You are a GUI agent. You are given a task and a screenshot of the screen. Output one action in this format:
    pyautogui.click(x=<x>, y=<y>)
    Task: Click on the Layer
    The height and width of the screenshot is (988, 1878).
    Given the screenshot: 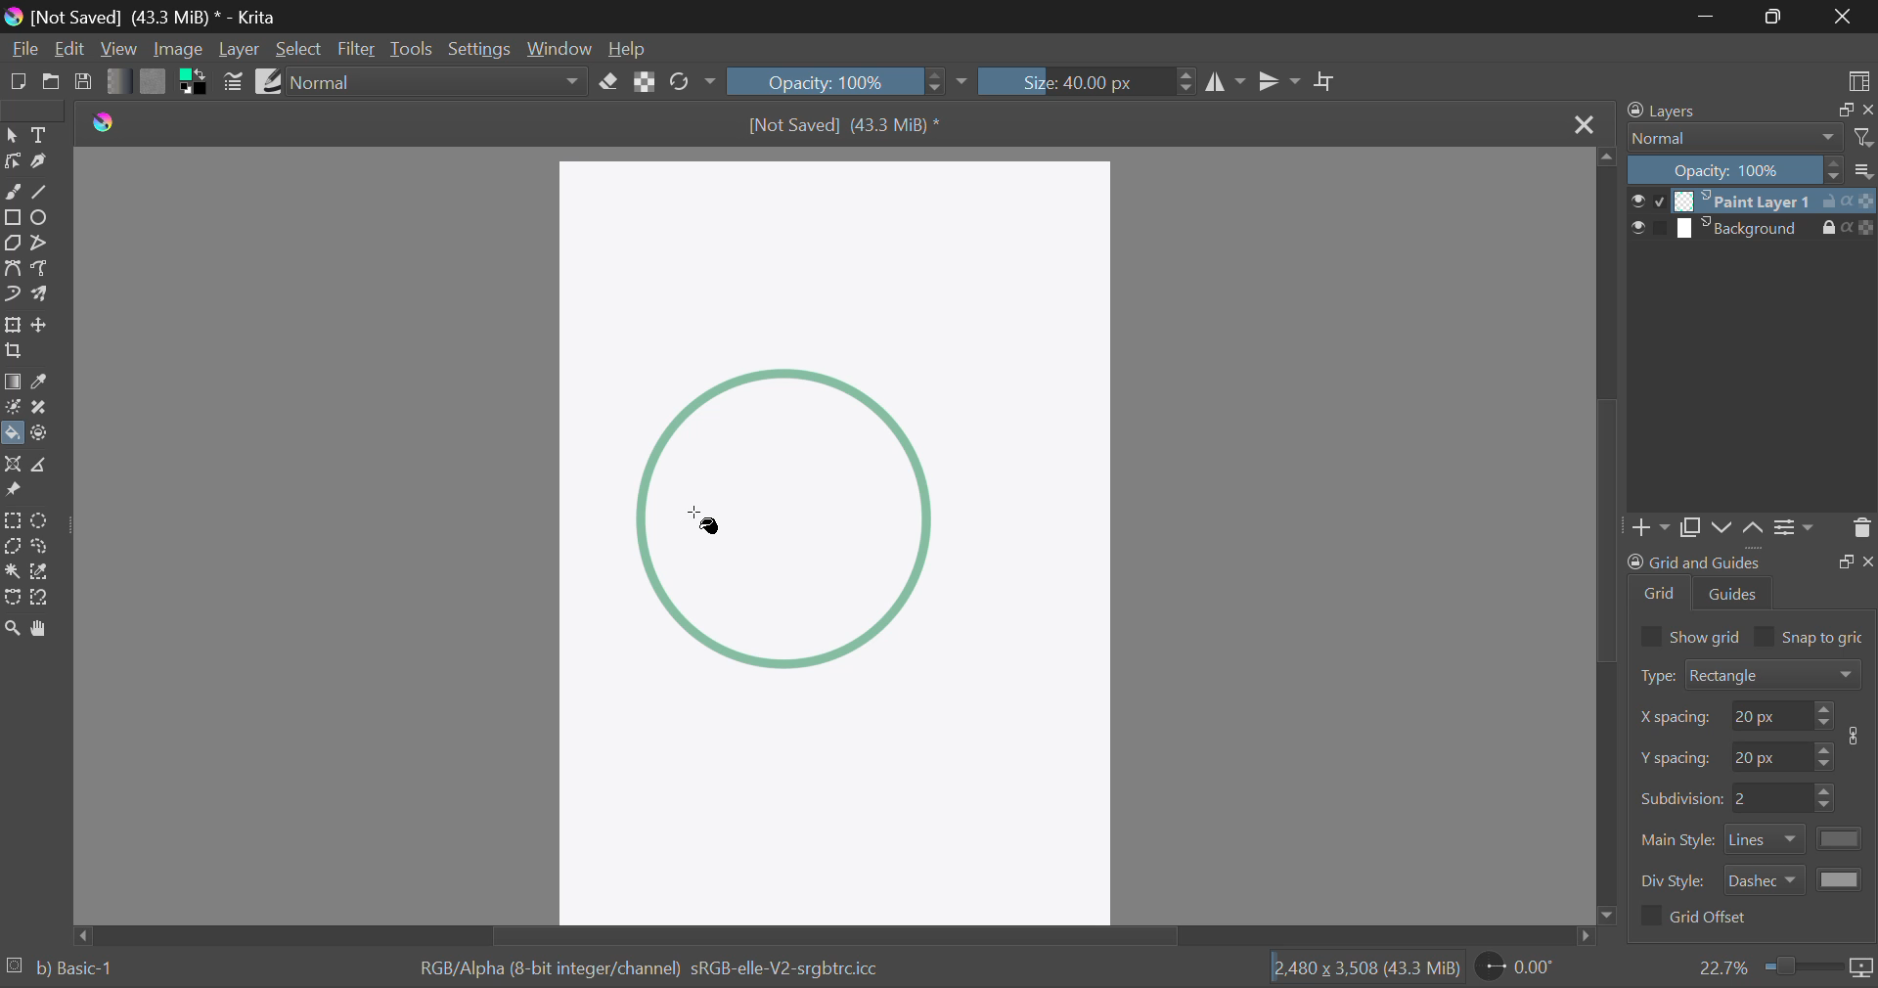 What is the action you would take?
    pyautogui.click(x=240, y=51)
    